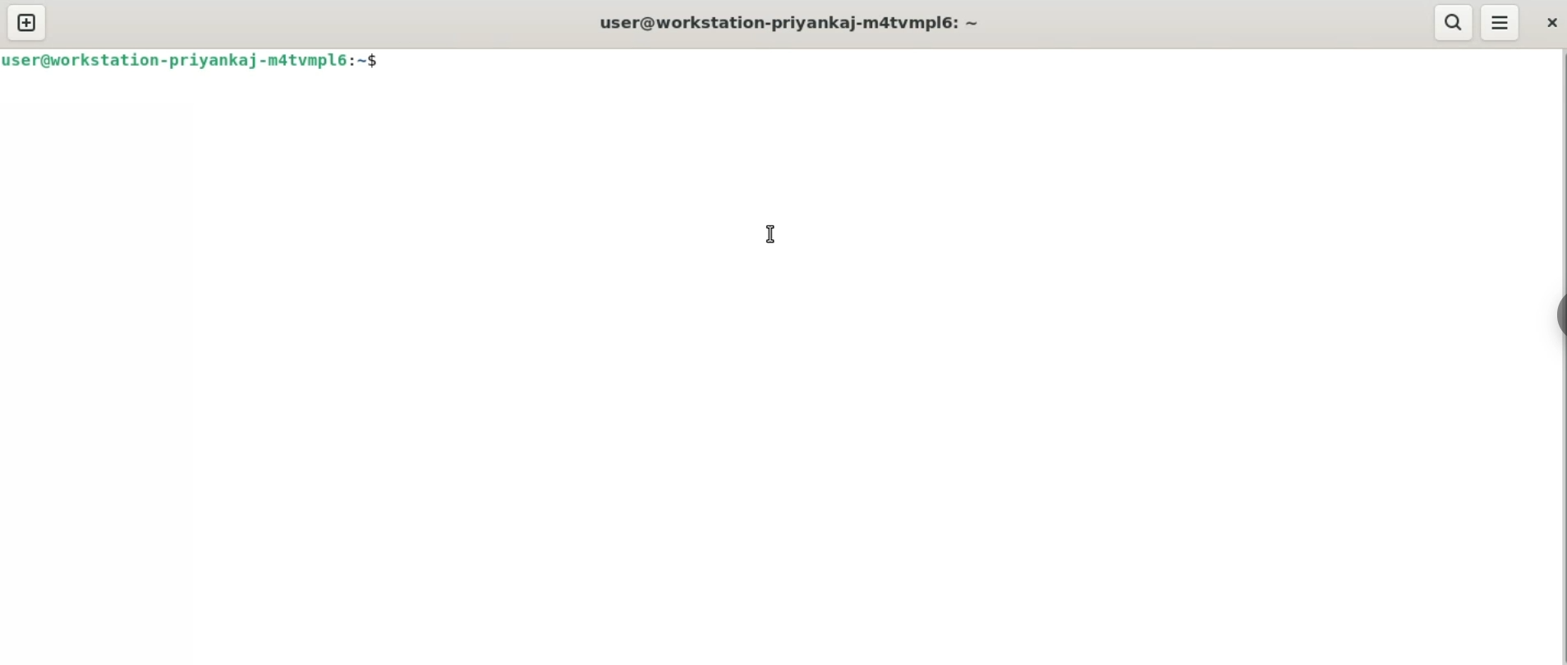 The height and width of the screenshot is (665, 1567). I want to click on menu, so click(1508, 23).